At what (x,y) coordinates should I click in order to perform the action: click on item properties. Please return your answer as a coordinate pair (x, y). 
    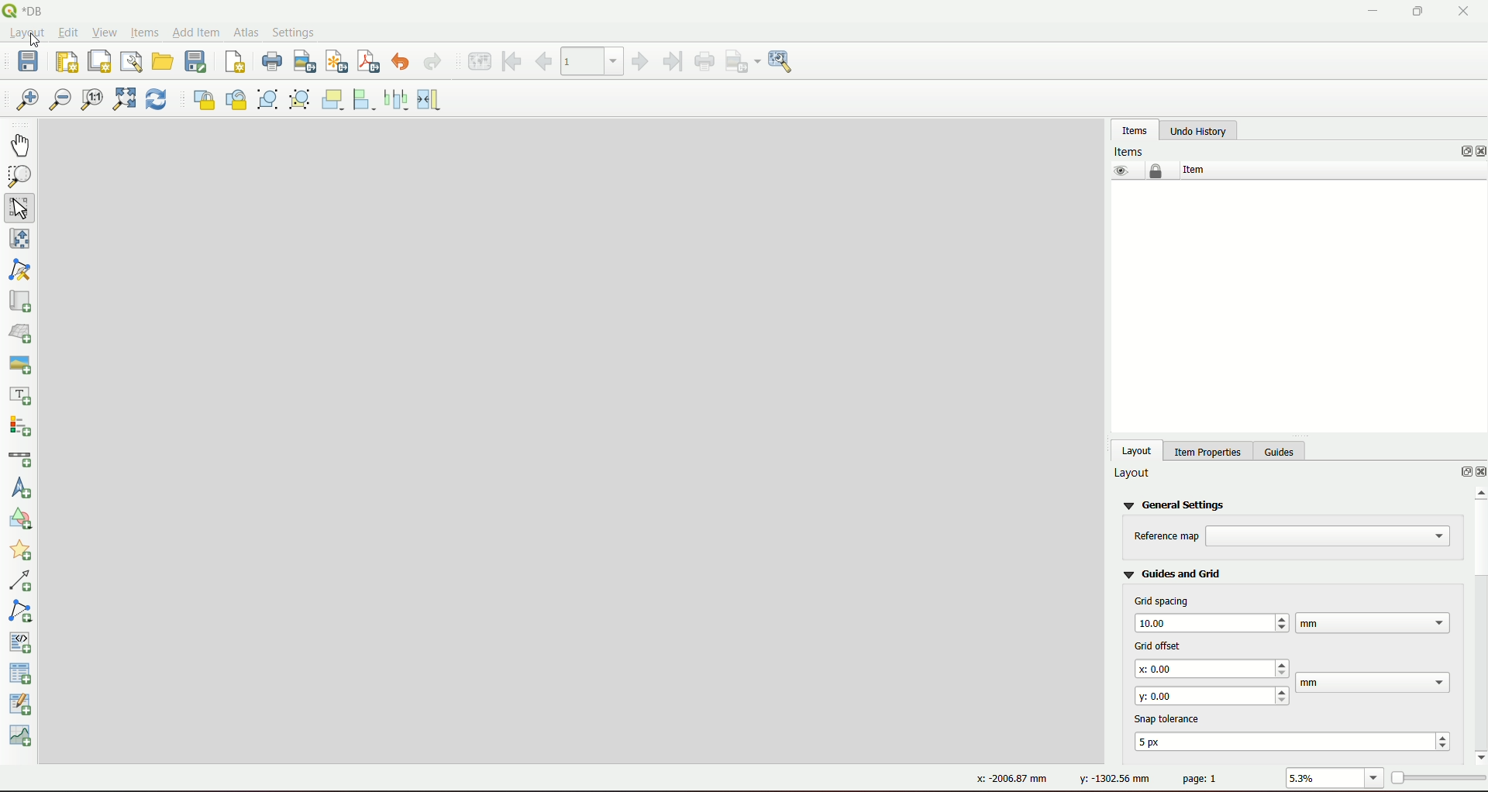
    Looking at the image, I should click on (1205, 449).